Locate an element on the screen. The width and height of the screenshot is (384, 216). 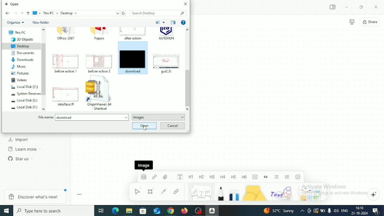
Vertical scrollbar is located at coordinates (187, 88).